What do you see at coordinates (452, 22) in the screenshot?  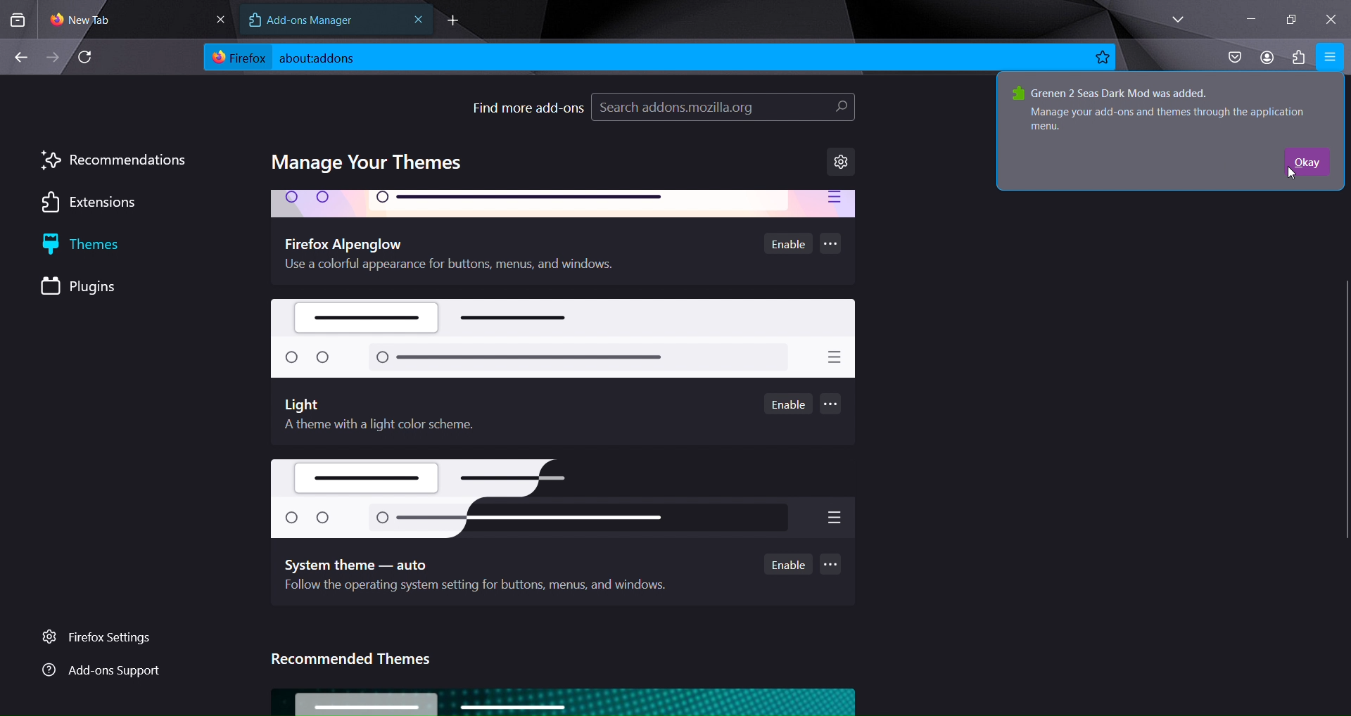 I see `new tab` at bounding box center [452, 22].